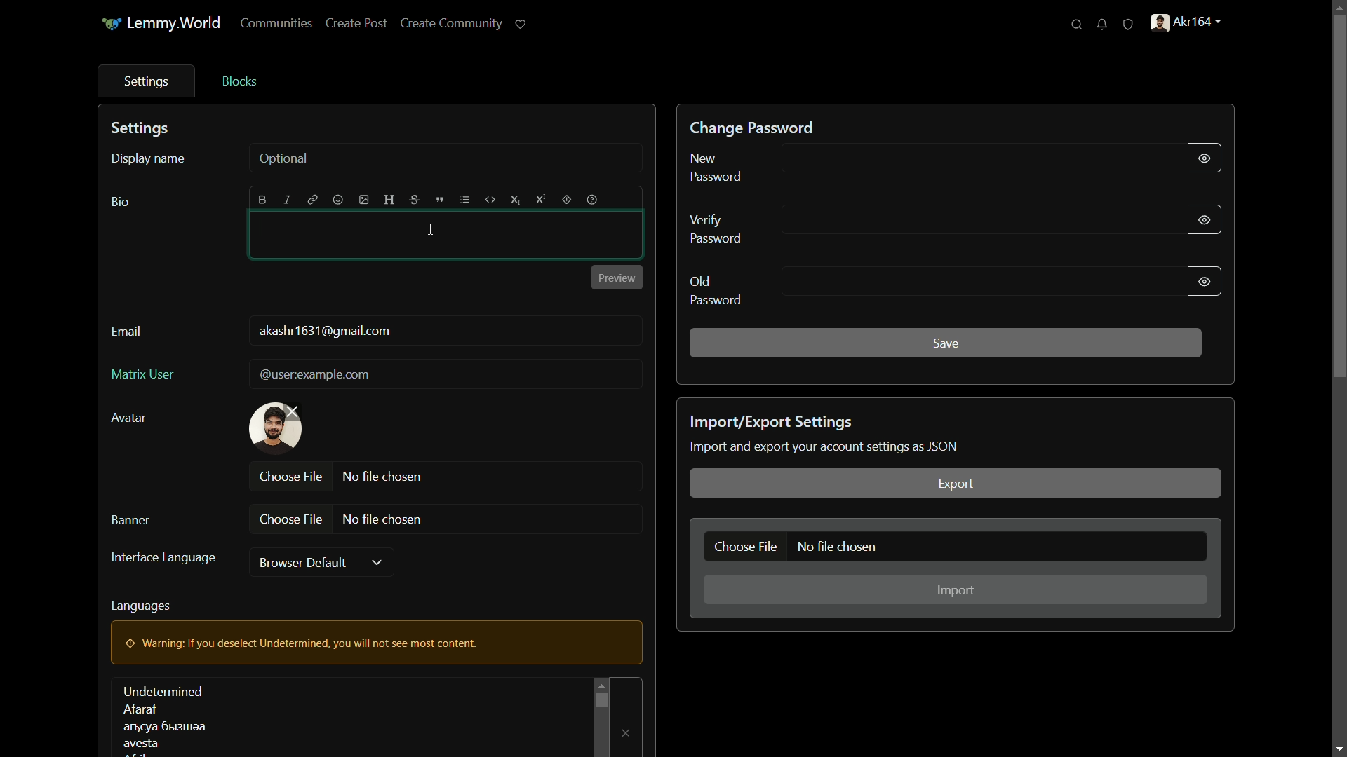 The image size is (1347, 757). Describe the element at coordinates (955, 482) in the screenshot. I see `export` at that location.